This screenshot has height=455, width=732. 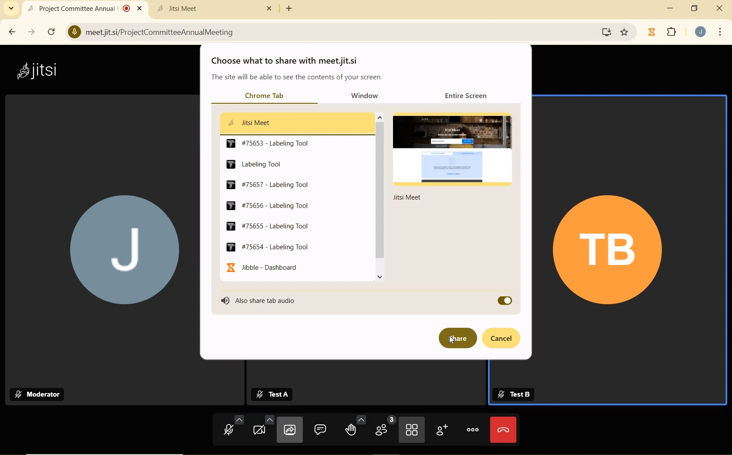 What do you see at coordinates (468, 96) in the screenshot?
I see `entire screen` at bounding box center [468, 96].